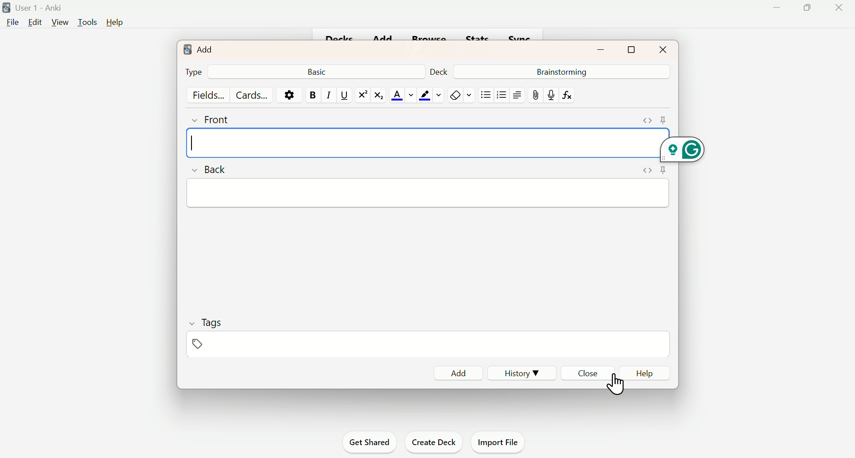  I want to click on Minimise, so click(775, 11).